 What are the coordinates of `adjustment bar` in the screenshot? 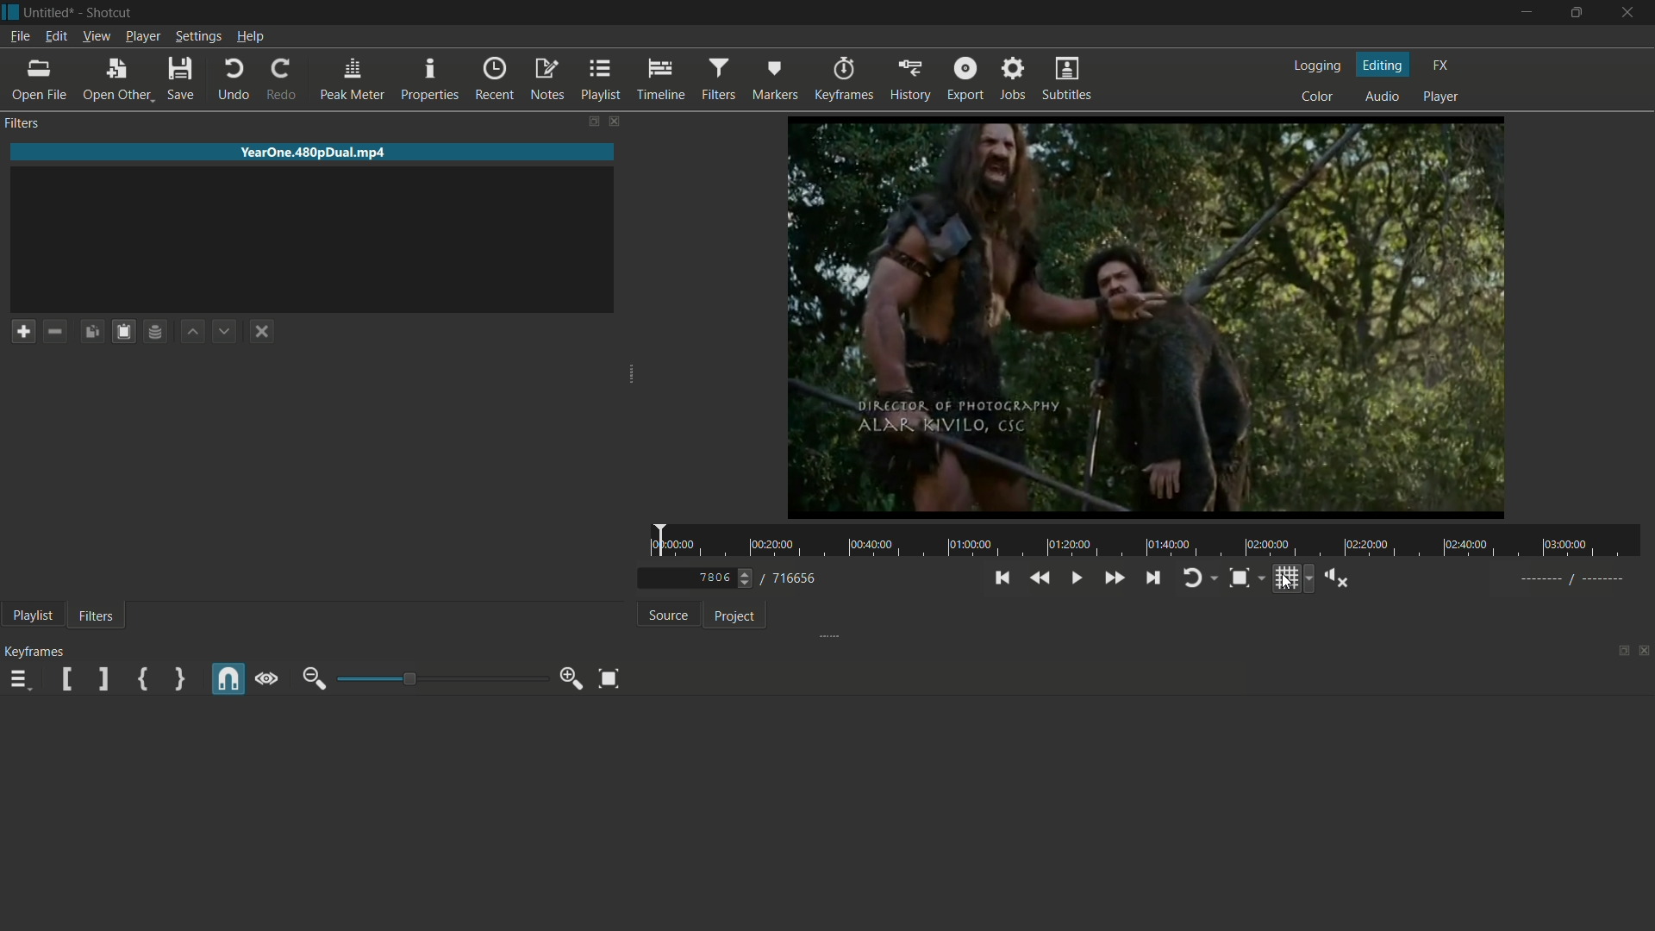 It's located at (434, 678).